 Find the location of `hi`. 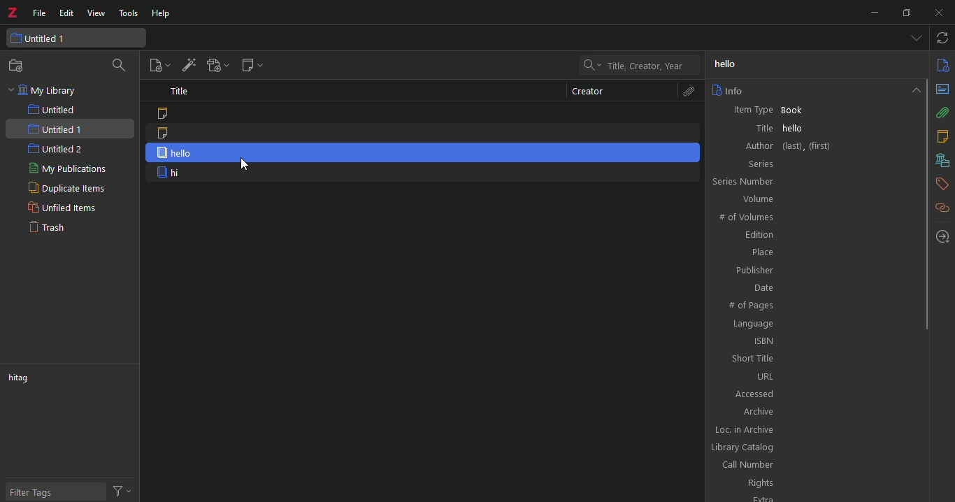

hi is located at coordinates (173, 173).